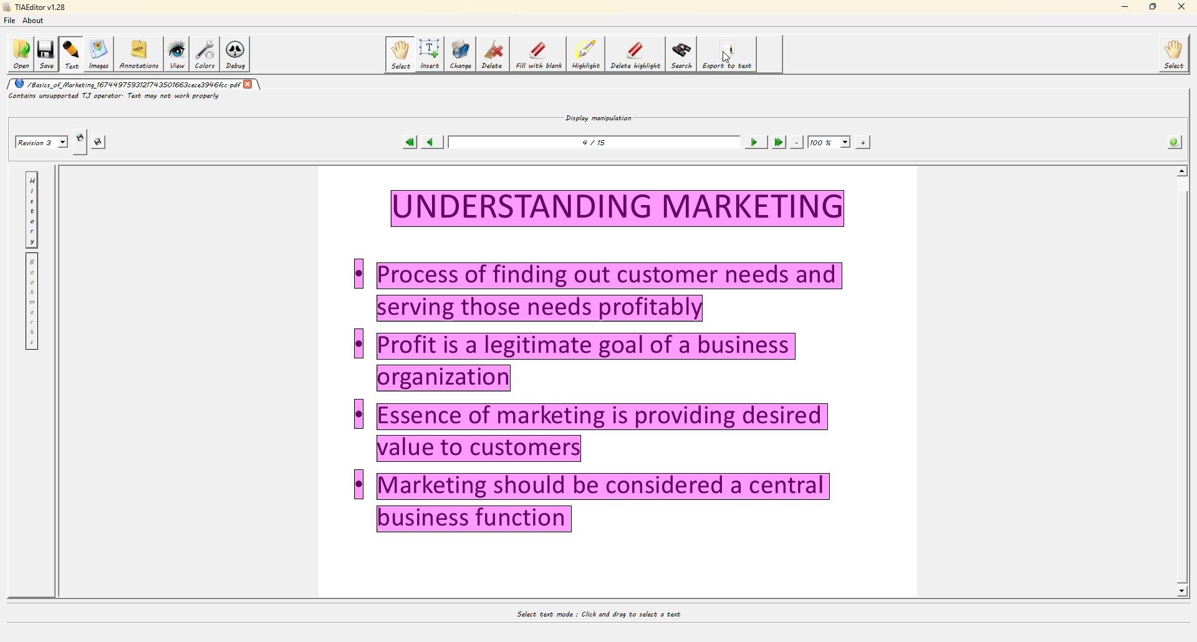 The height and width of the screenshot is (642, 1197). I want to click on last page, so click(777, 143).